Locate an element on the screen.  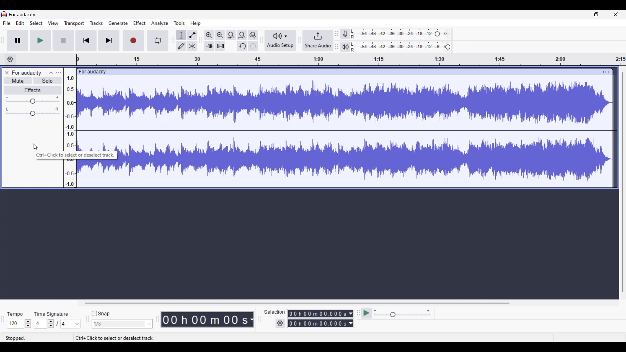
Tools menu is located at coordinates (179, 23).